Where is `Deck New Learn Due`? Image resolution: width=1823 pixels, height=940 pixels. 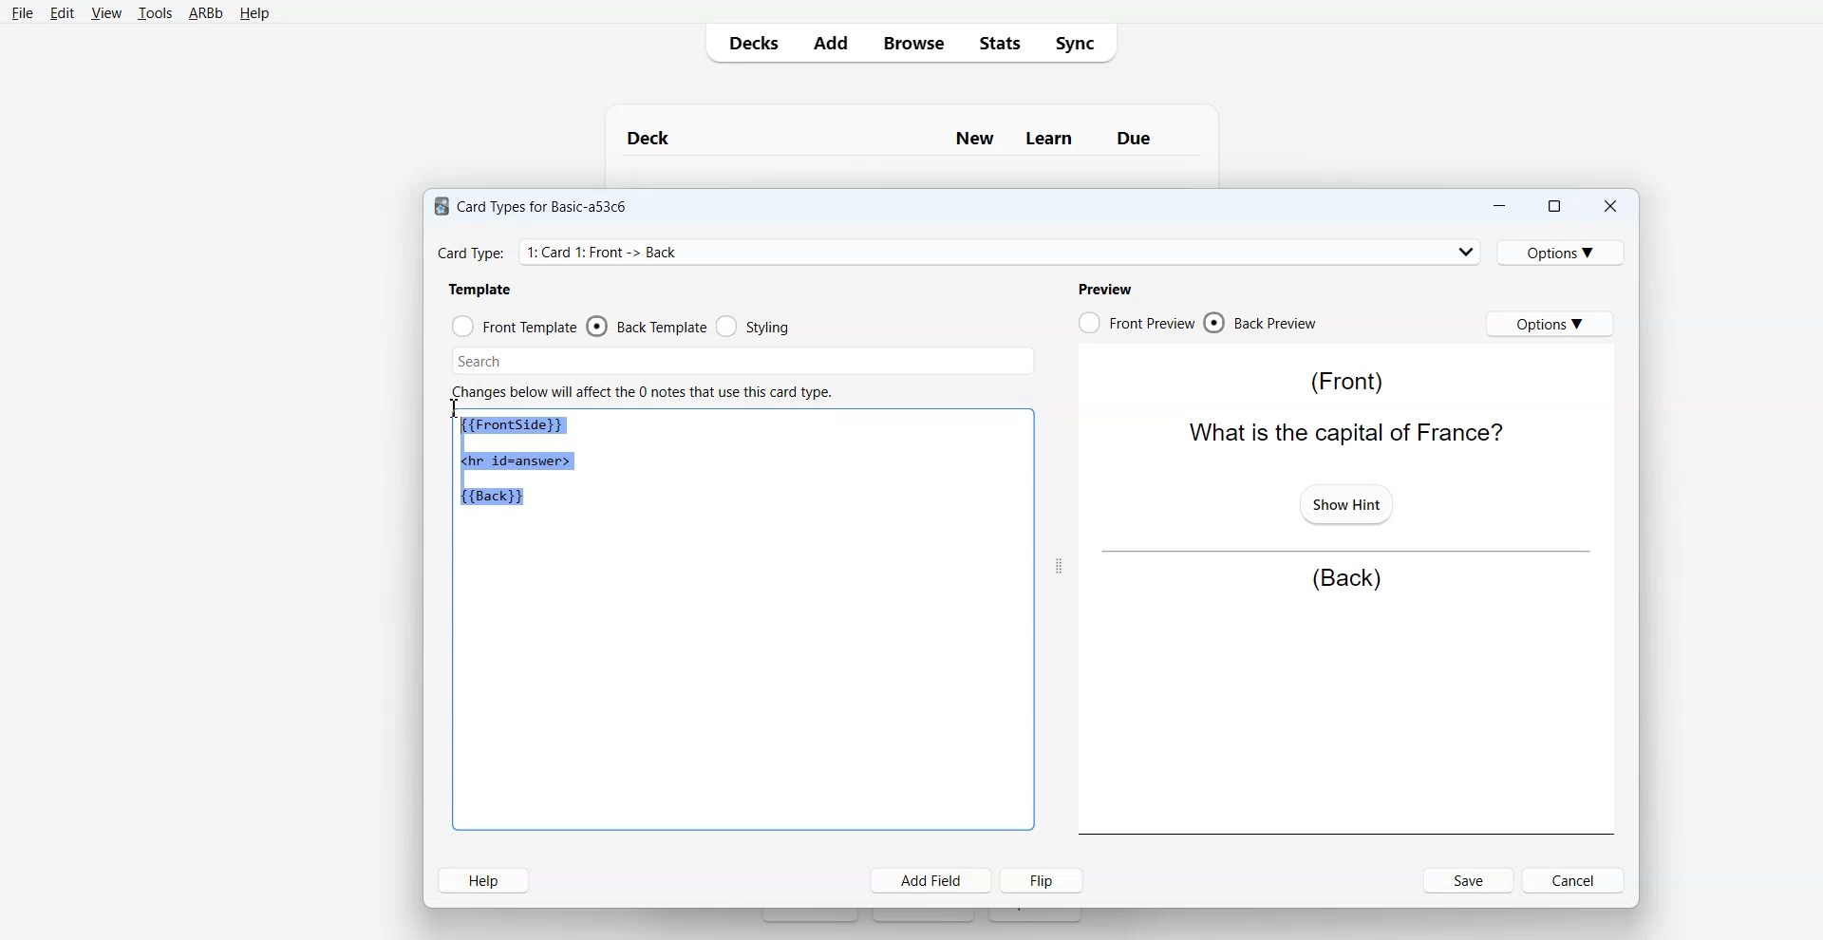
Deck New Learn Due is located at coordinates (899, 138).